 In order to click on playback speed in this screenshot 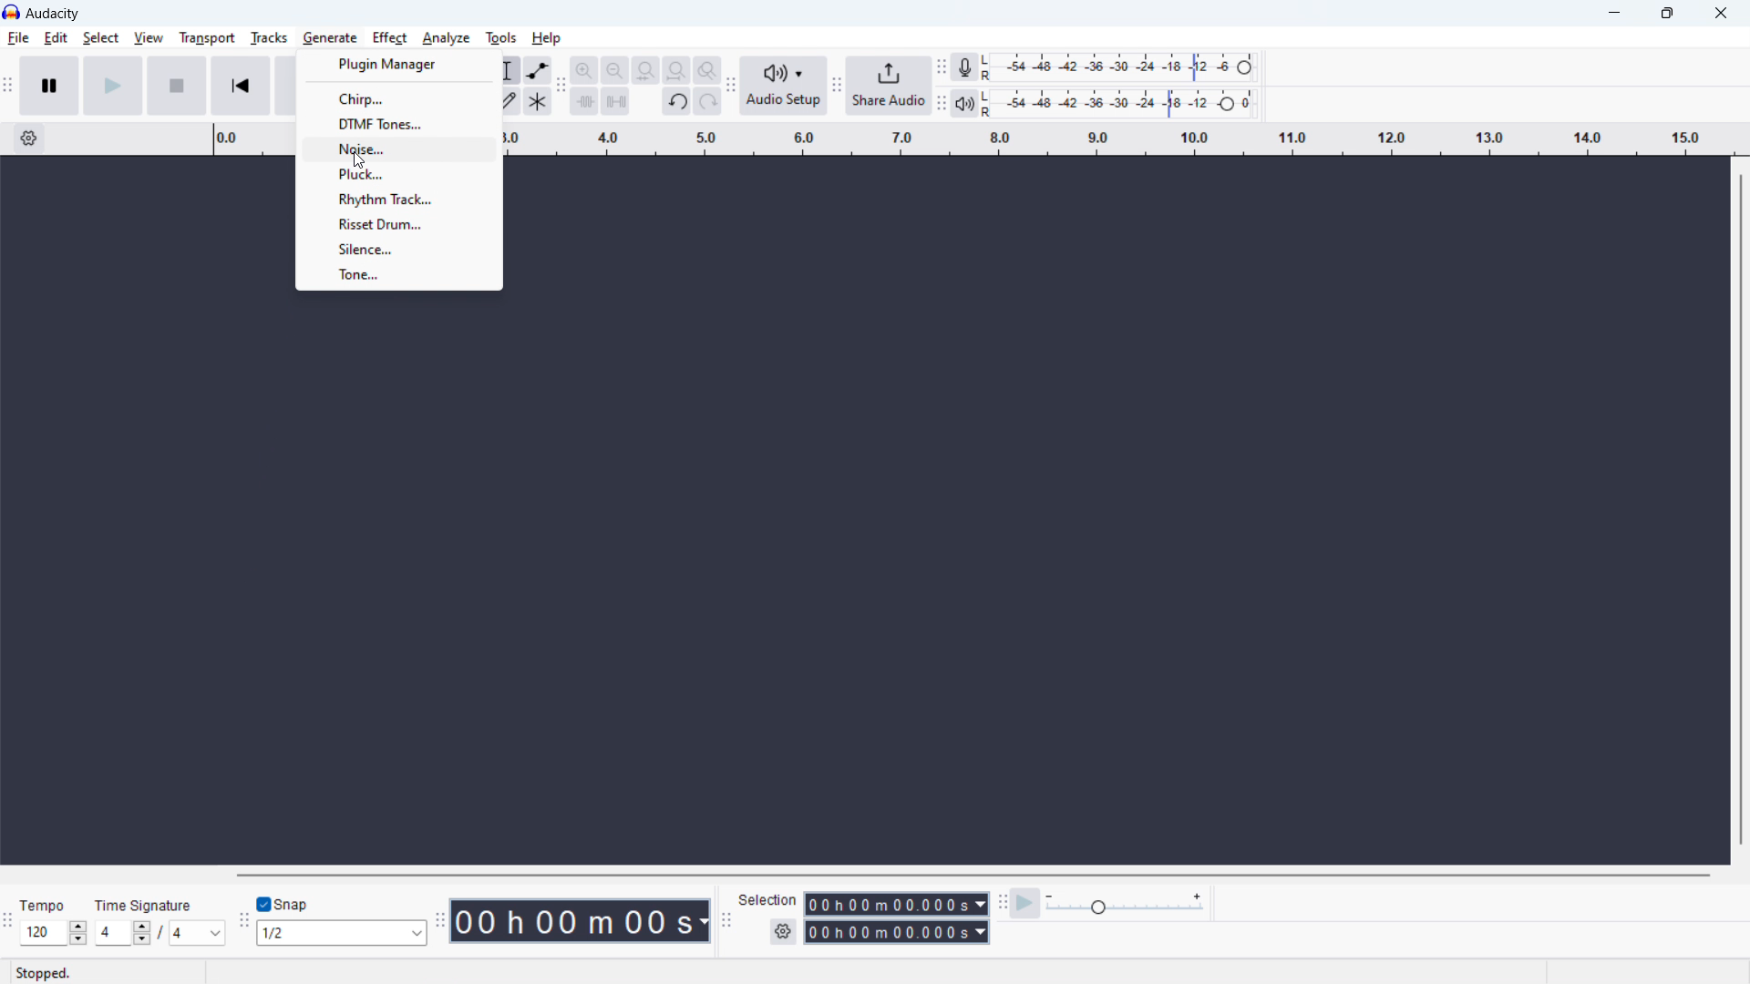, I will do `click(1125, 905)`.